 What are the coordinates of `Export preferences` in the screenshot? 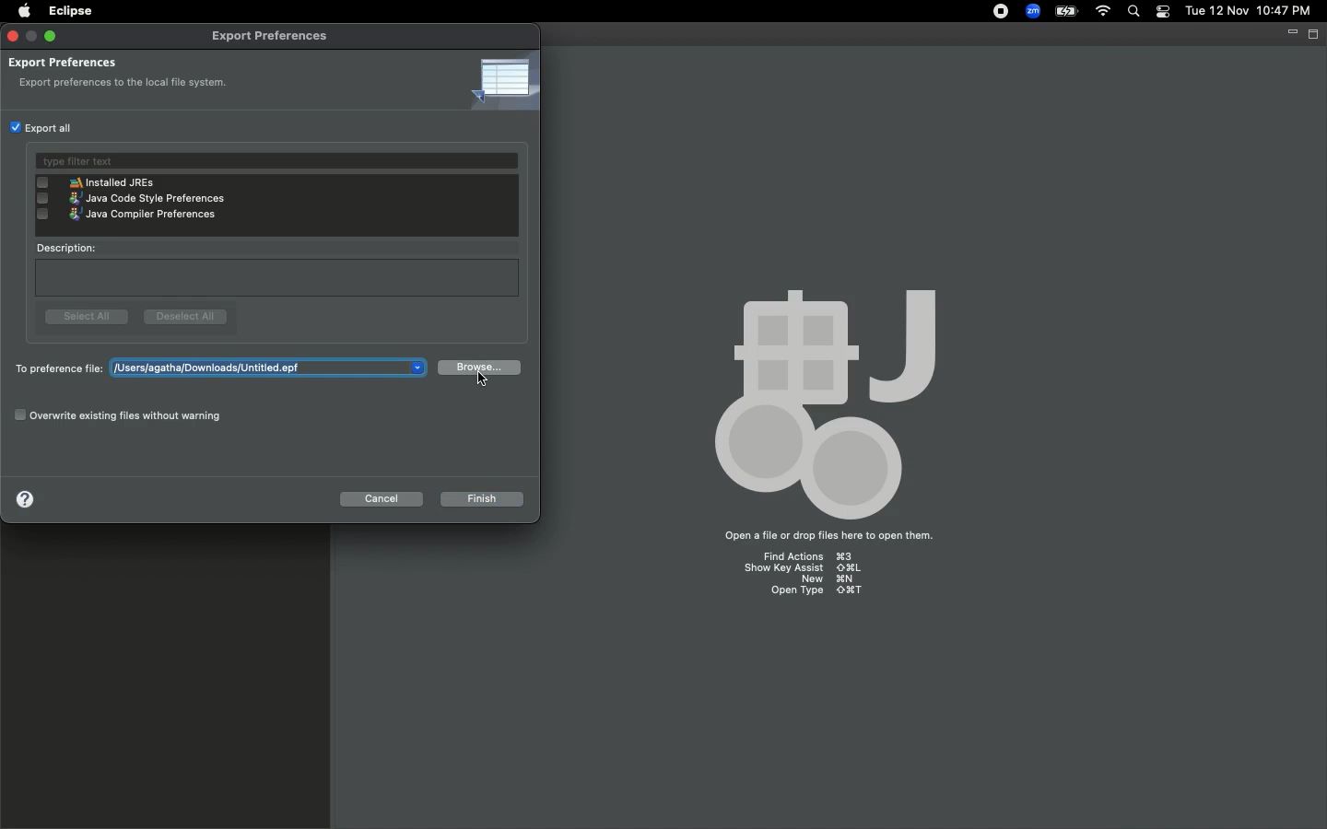 It's located at (66, 63).